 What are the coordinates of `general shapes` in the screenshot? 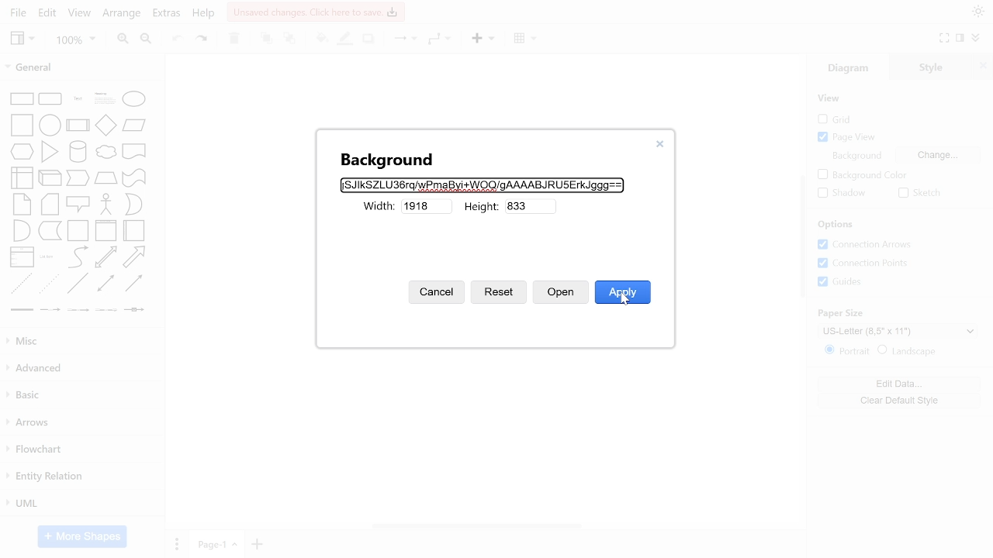 It's located at (21, 151).